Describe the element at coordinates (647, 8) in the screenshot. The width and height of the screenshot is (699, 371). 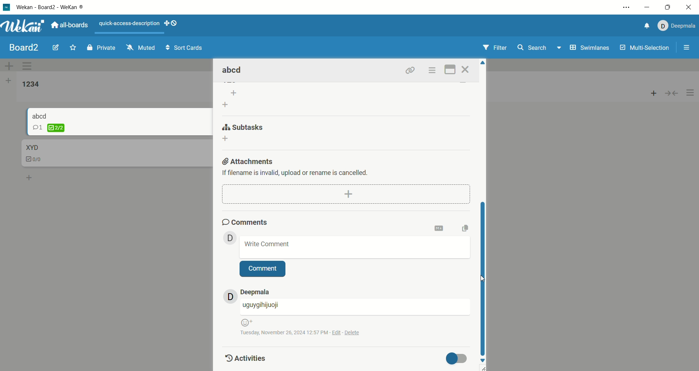
I see `minimize` at that location.